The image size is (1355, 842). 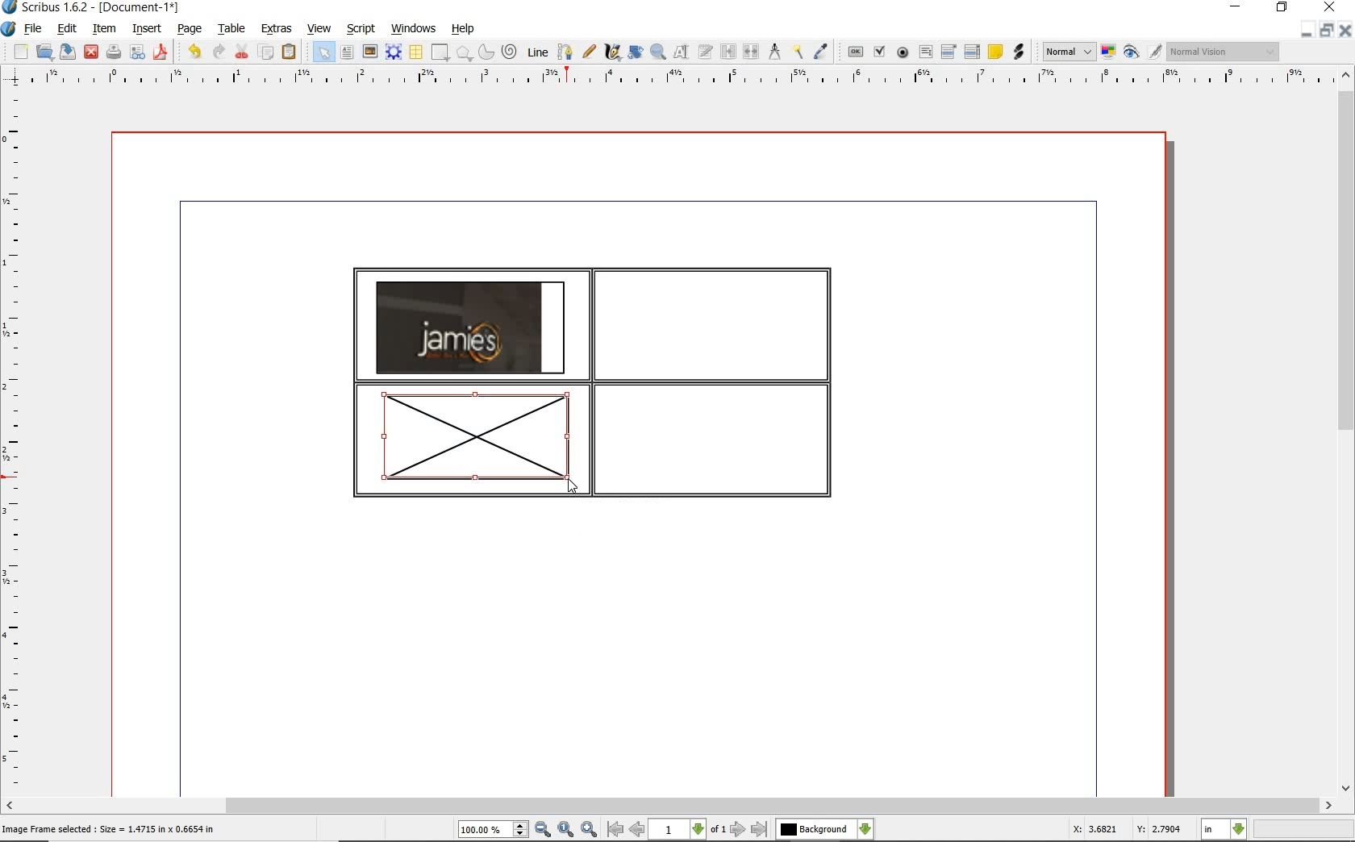 What do you see at coordinates (1345, 433) in the screenshot?
I see `scrollbar` at bounding box center [1345, 433].